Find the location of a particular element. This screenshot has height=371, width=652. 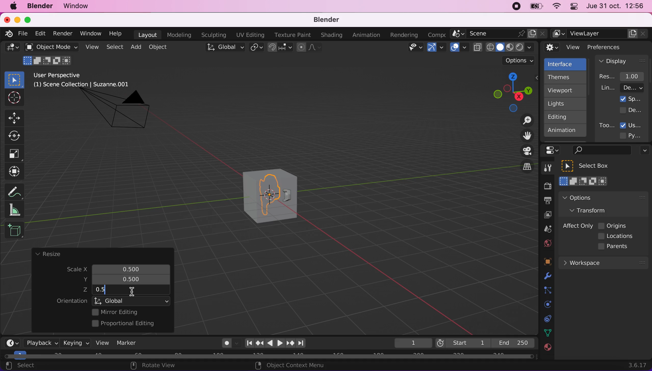

add is located at coordinates (135, 47).